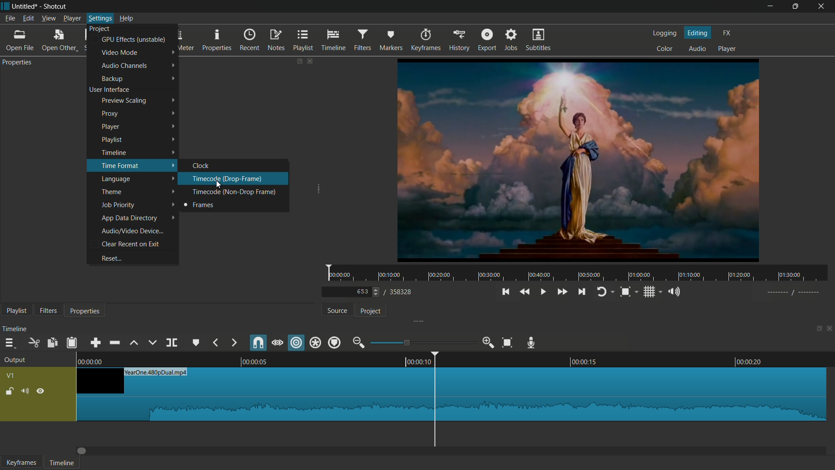 Image resolution: width=835 pixels, height=470 pixels. What do you see at coordinates (488, 40) in the screenshot?
I see `export` at bounding box center [488, 40].